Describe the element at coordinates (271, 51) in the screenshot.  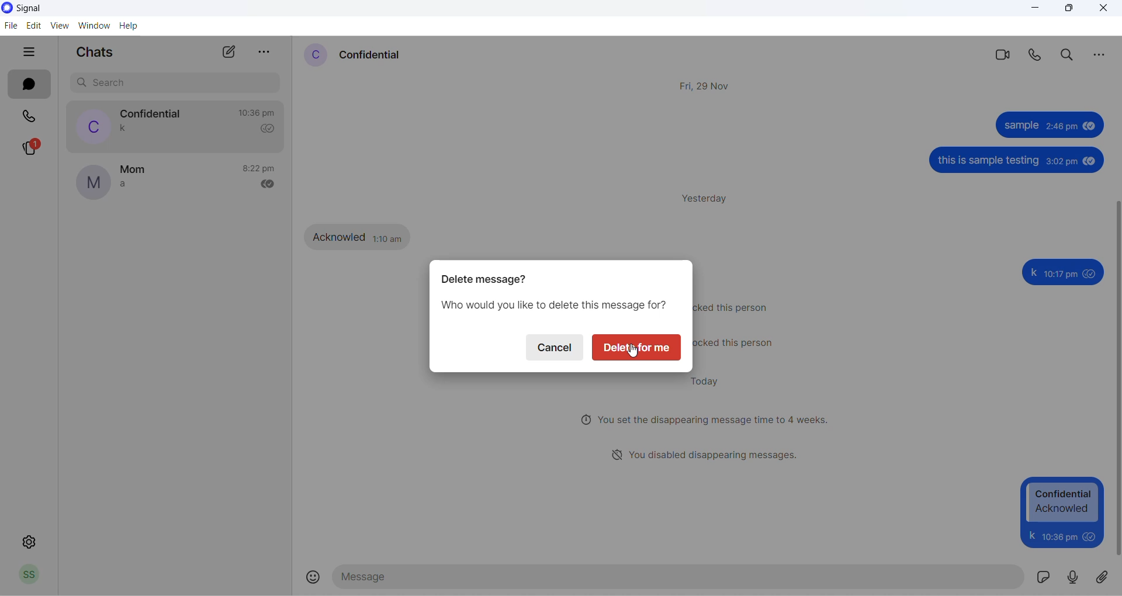
I see `more options` at that location.